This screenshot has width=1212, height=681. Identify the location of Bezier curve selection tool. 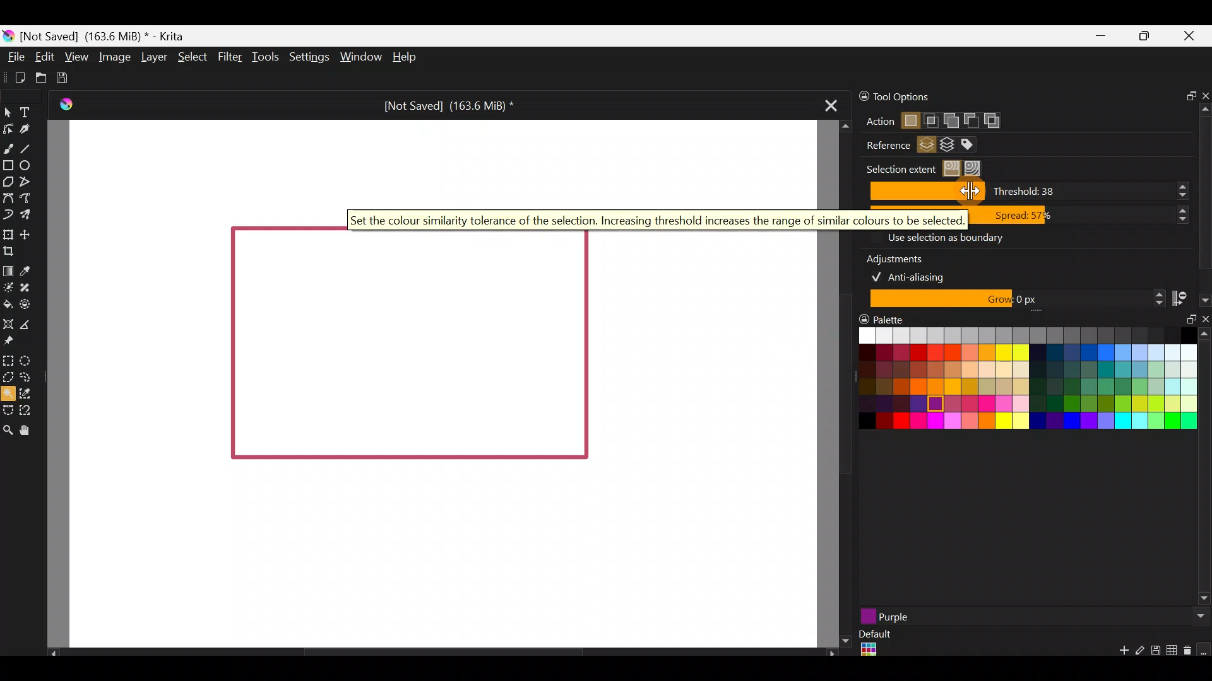
(8, 411).